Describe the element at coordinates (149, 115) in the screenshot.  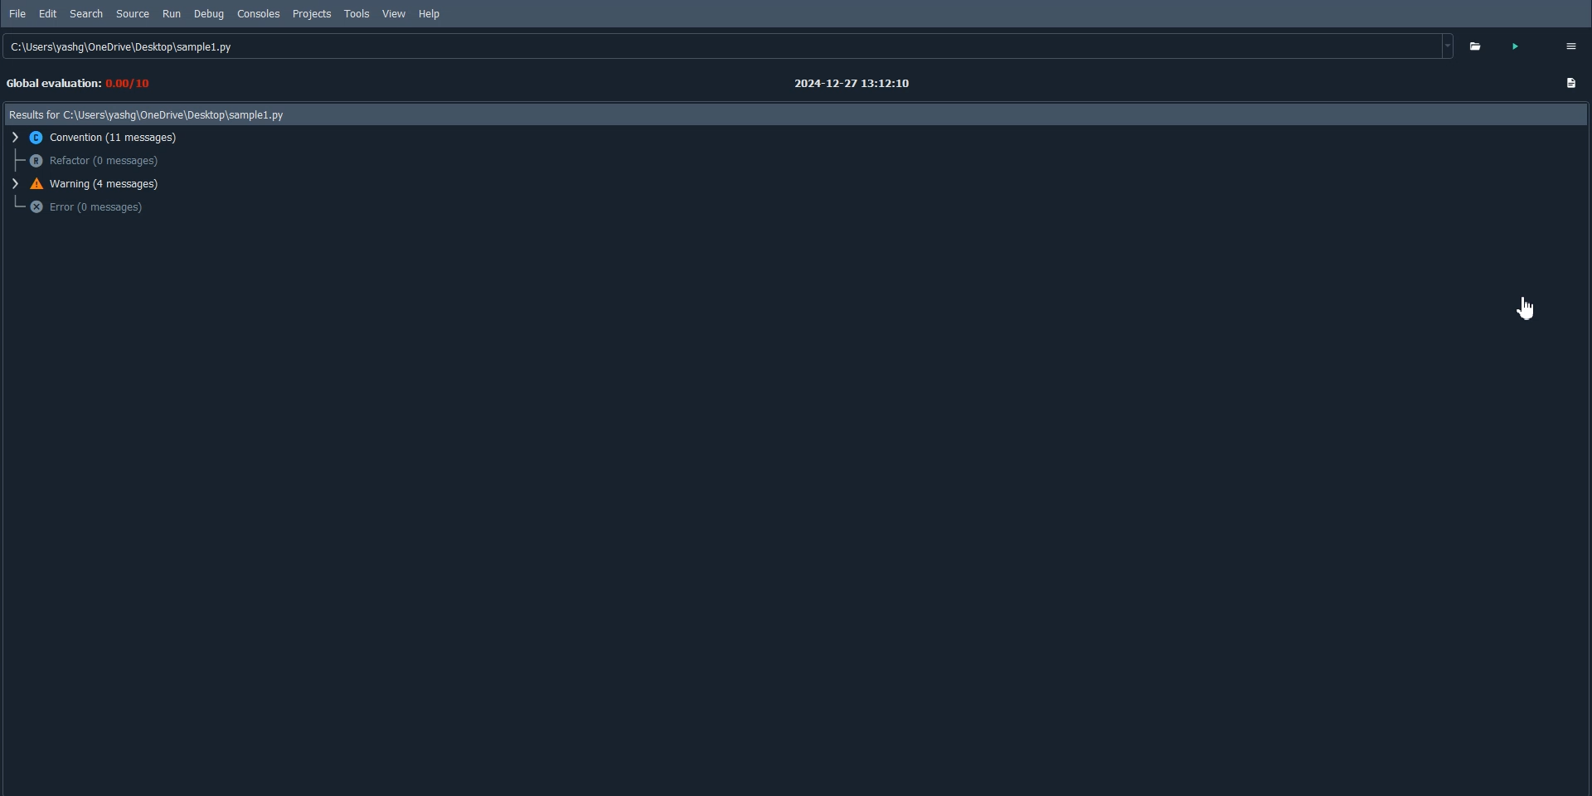
I see `Results for C:\Users\yashg\OneDrive\Desktop\samplel.py` at that location.